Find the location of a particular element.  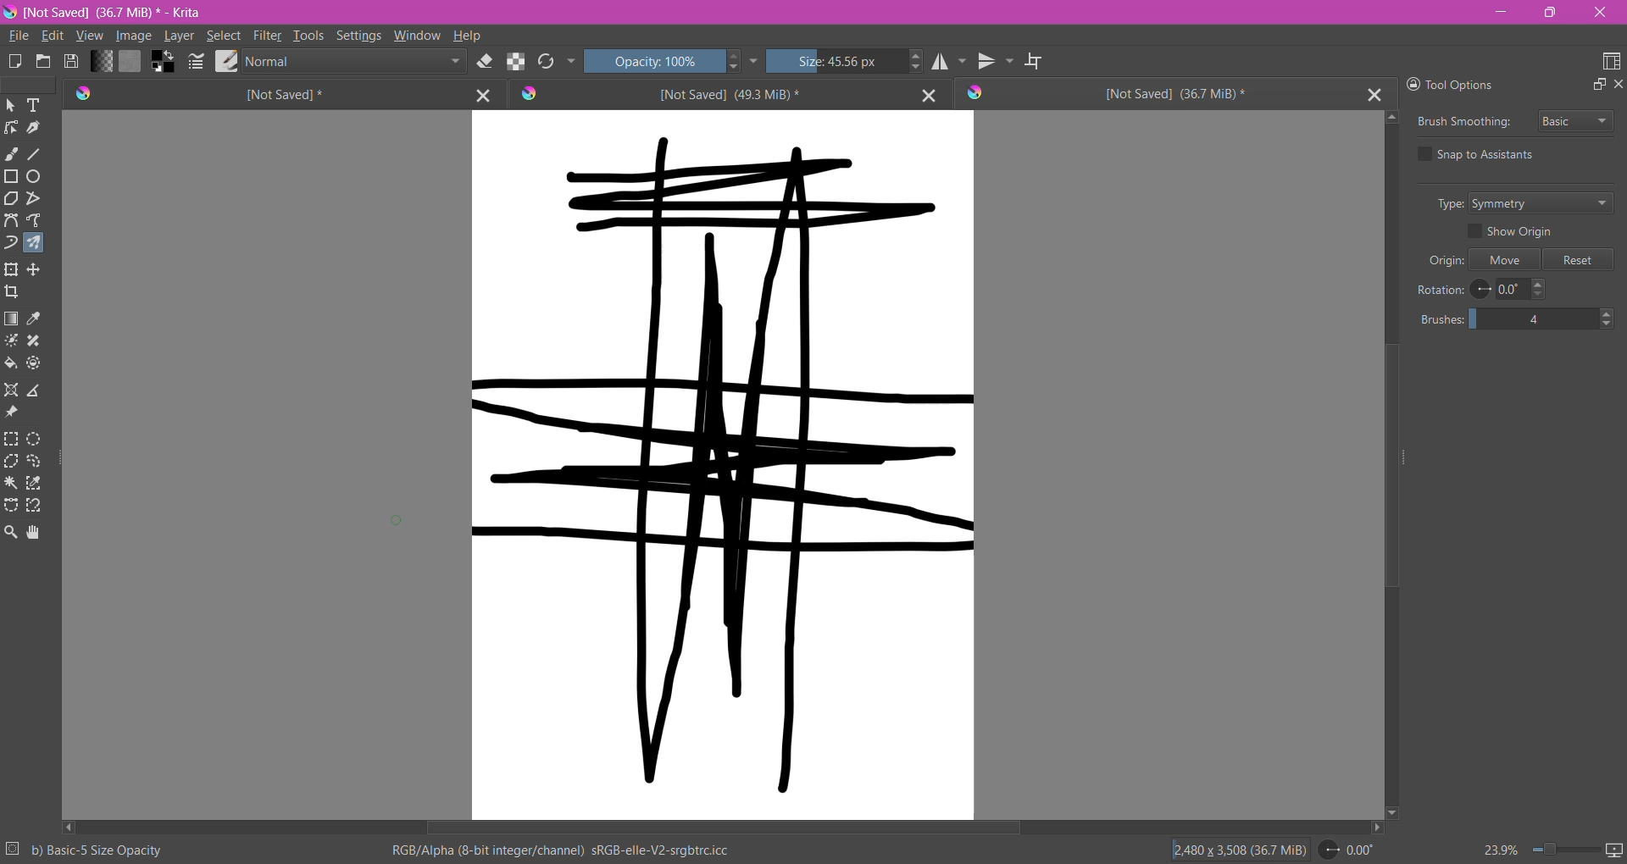

Contiguous Selection Tool is located at coordinates (13, 484).